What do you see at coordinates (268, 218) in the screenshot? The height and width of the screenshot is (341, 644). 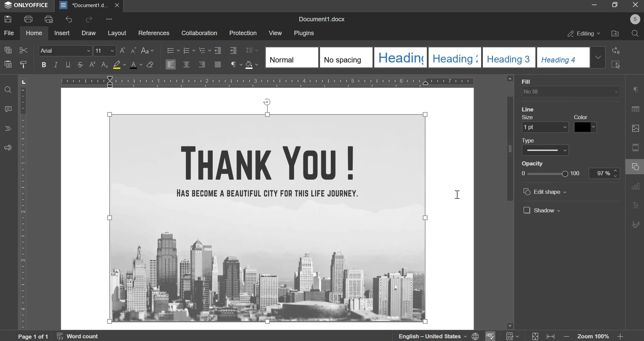 I see `image` at bounding box center [268, 218].